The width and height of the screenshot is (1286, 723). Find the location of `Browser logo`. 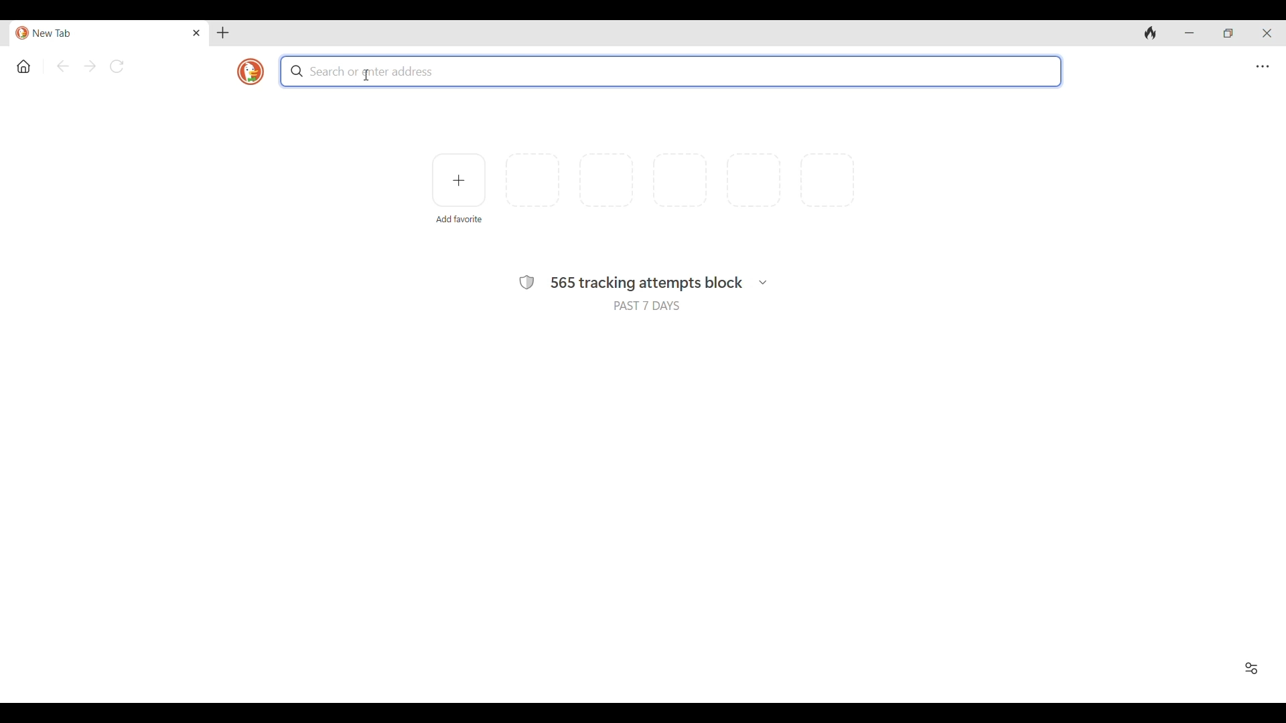

Browser logo is located at coordinates (251, 72).